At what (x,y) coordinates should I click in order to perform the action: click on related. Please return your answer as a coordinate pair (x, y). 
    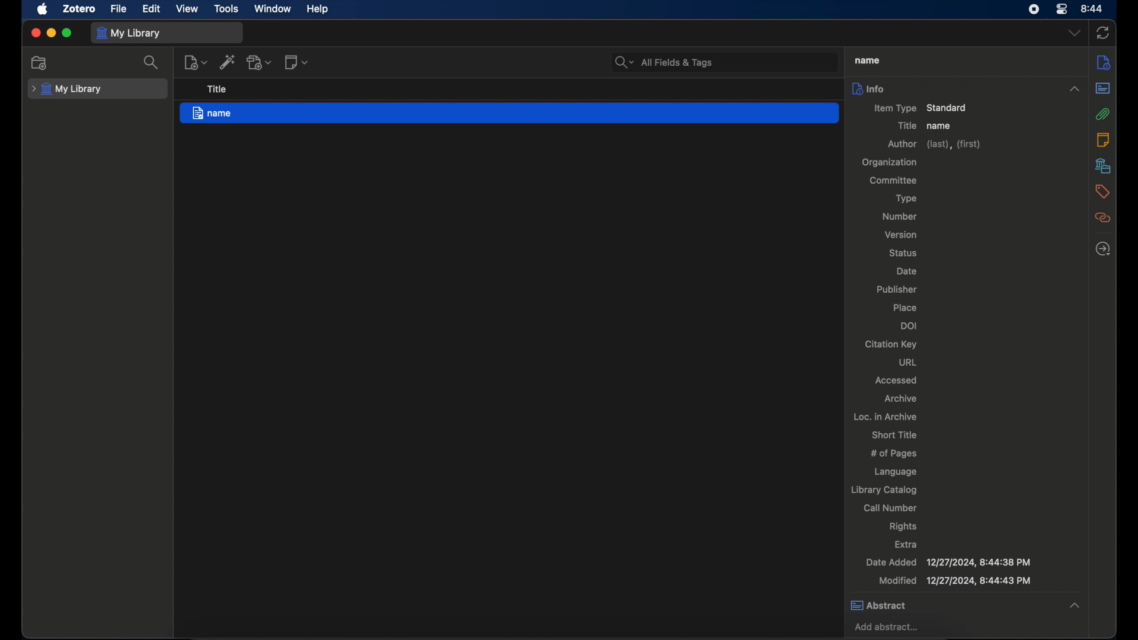
    Looking at the image, I should click on (1103, 218).